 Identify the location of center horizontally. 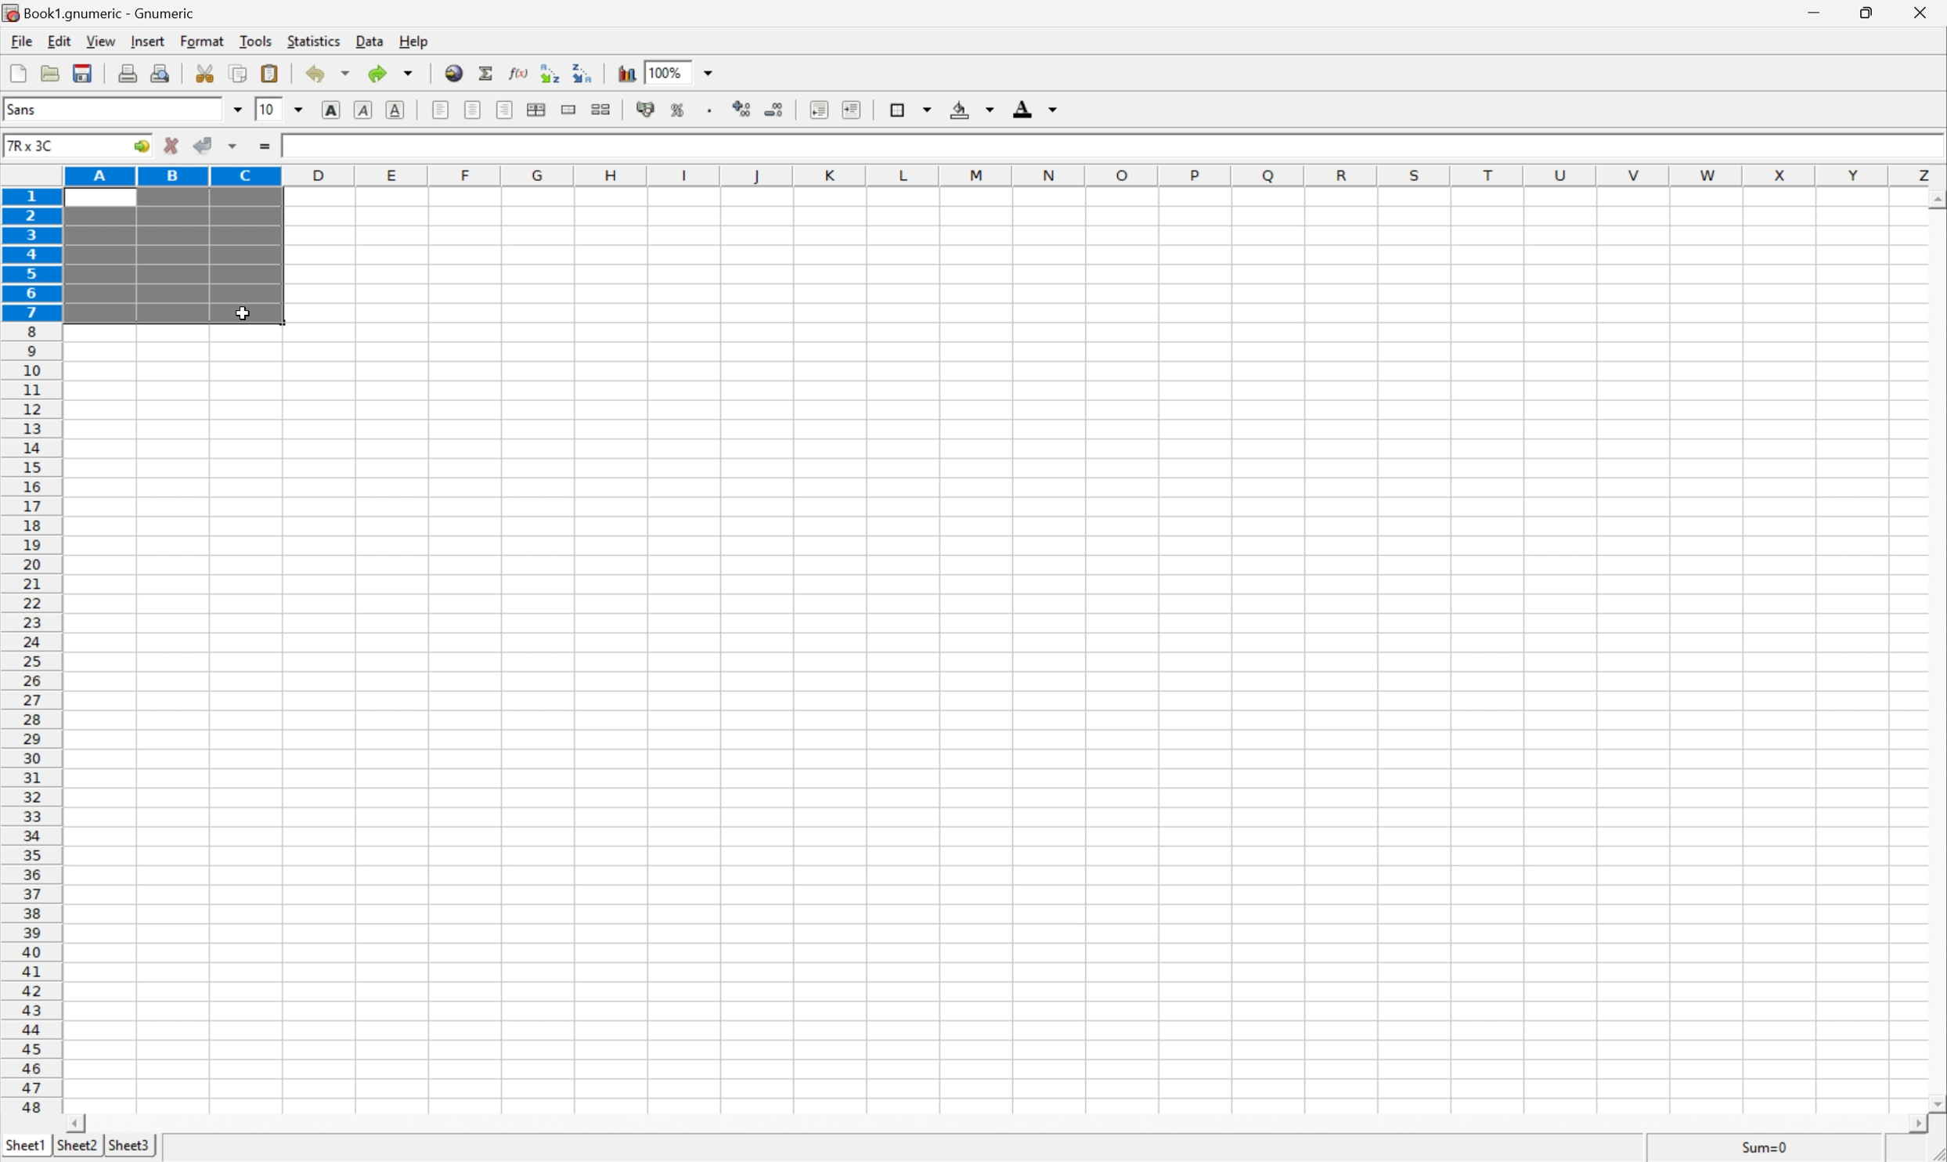
(539, 110).